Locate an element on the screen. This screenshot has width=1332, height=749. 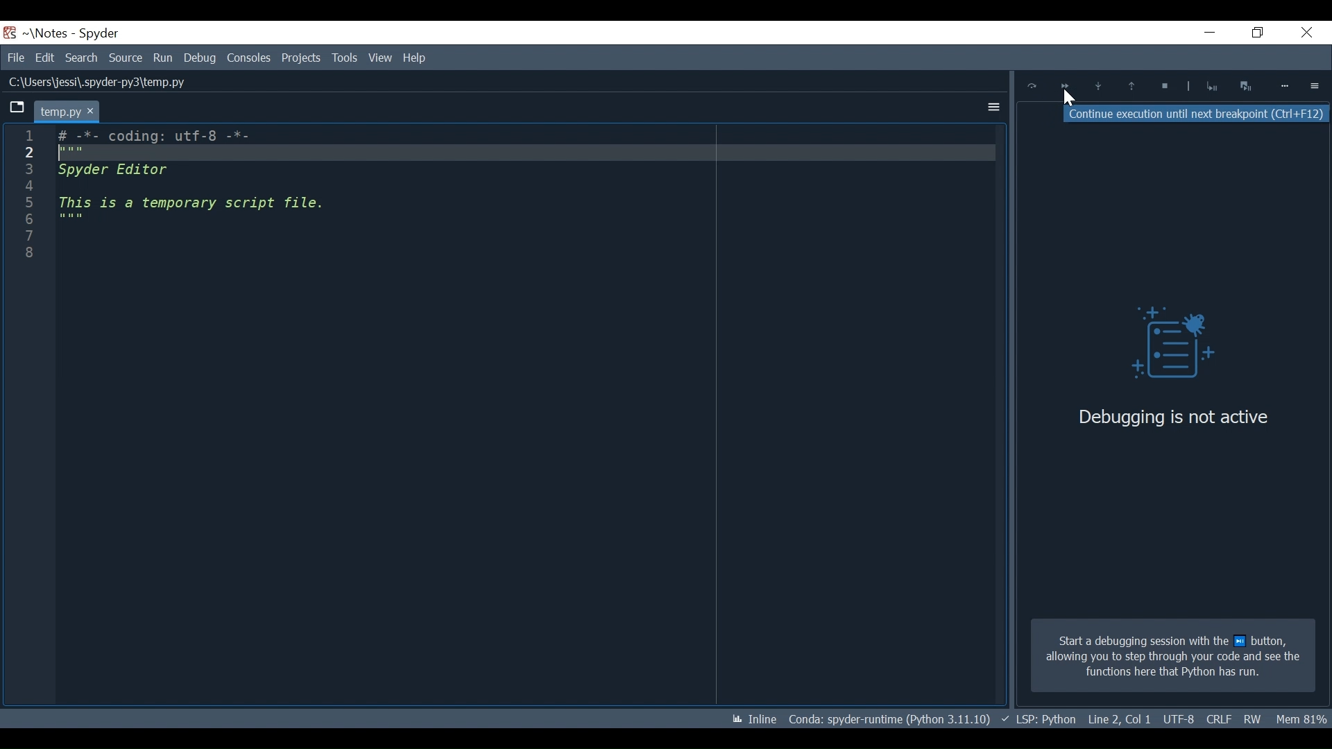
File EQL Status is located at coordinates (1120, 719).